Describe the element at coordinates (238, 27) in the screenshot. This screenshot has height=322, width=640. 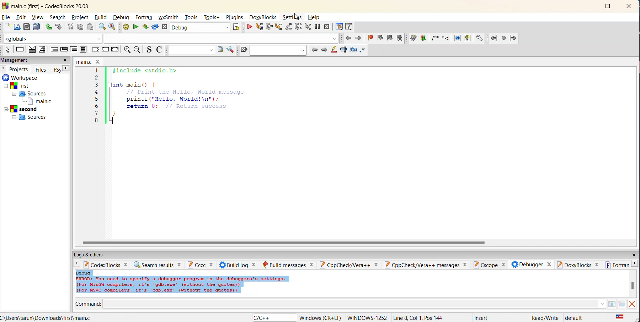
I see `show target select dialog` at that location.